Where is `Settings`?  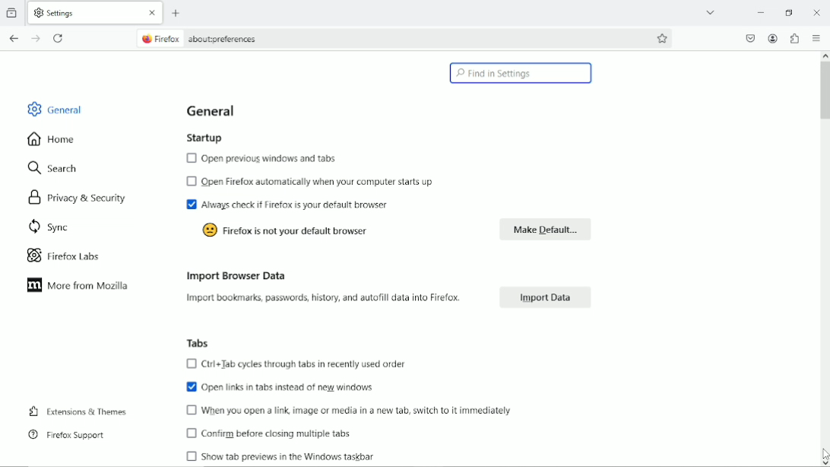 Settings is located at coordinates (58, 13).